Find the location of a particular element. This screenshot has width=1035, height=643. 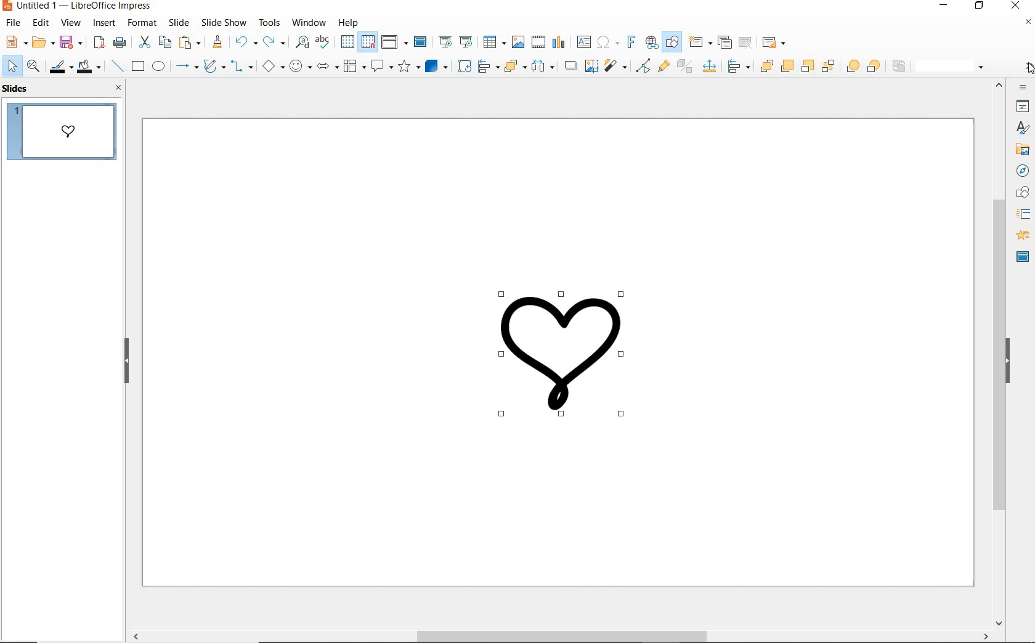

block arrows is located at coordinates (327, 66).